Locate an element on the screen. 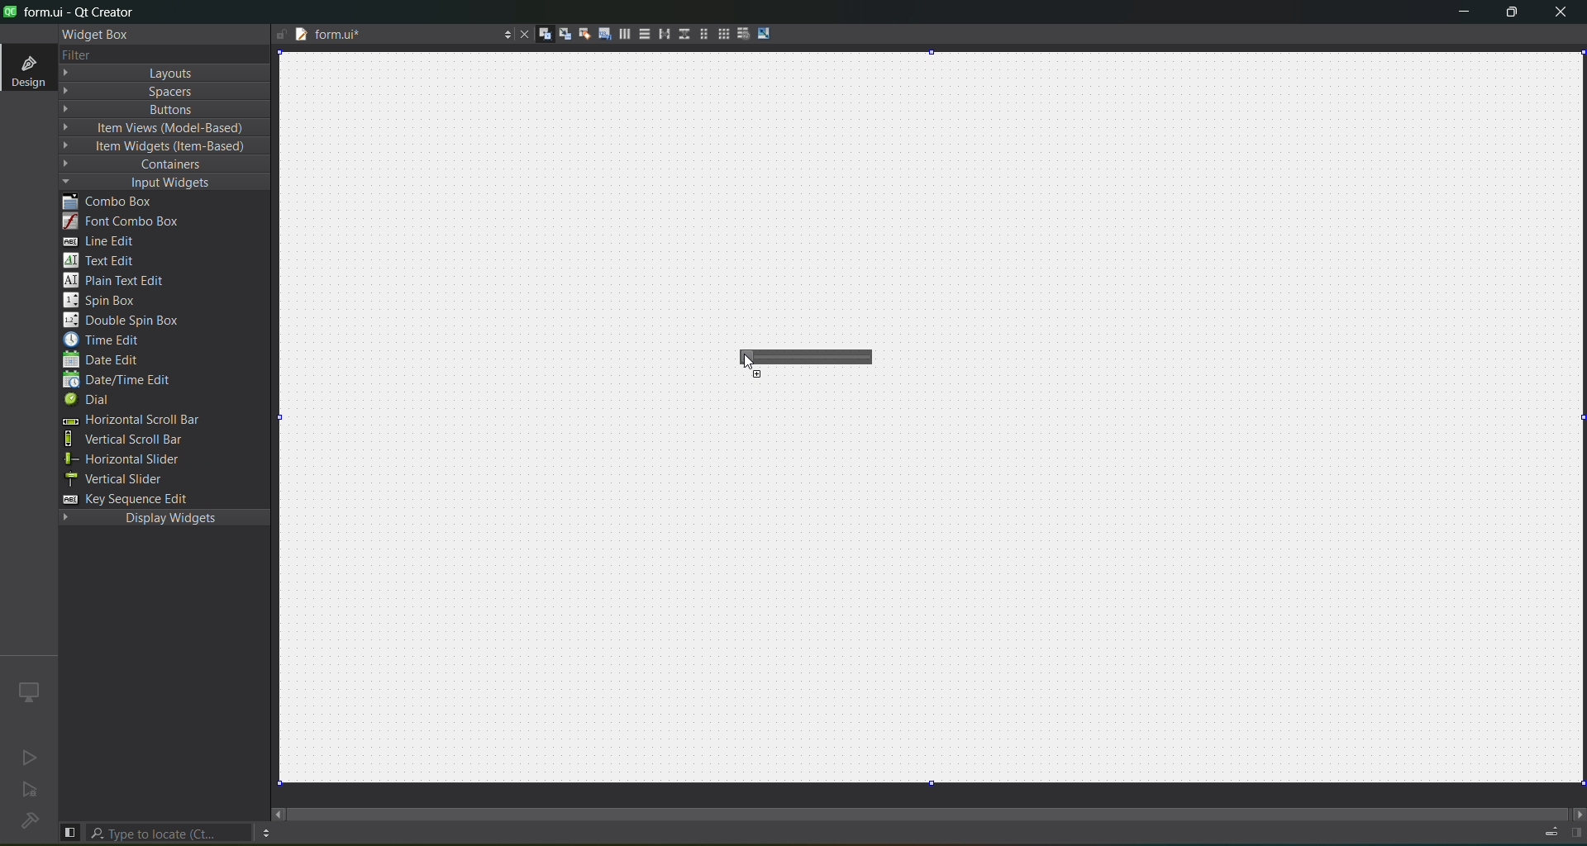 This screenshot has width=1587, height=846. maximize is located at coordinates (1515, 17).